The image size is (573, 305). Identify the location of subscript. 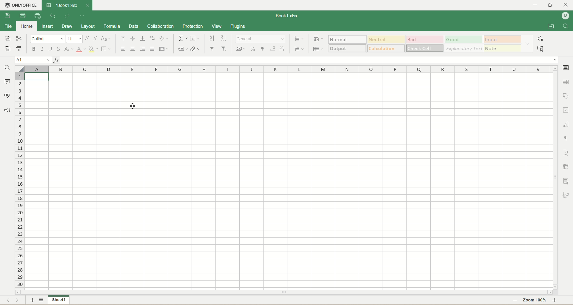
(70, 50).